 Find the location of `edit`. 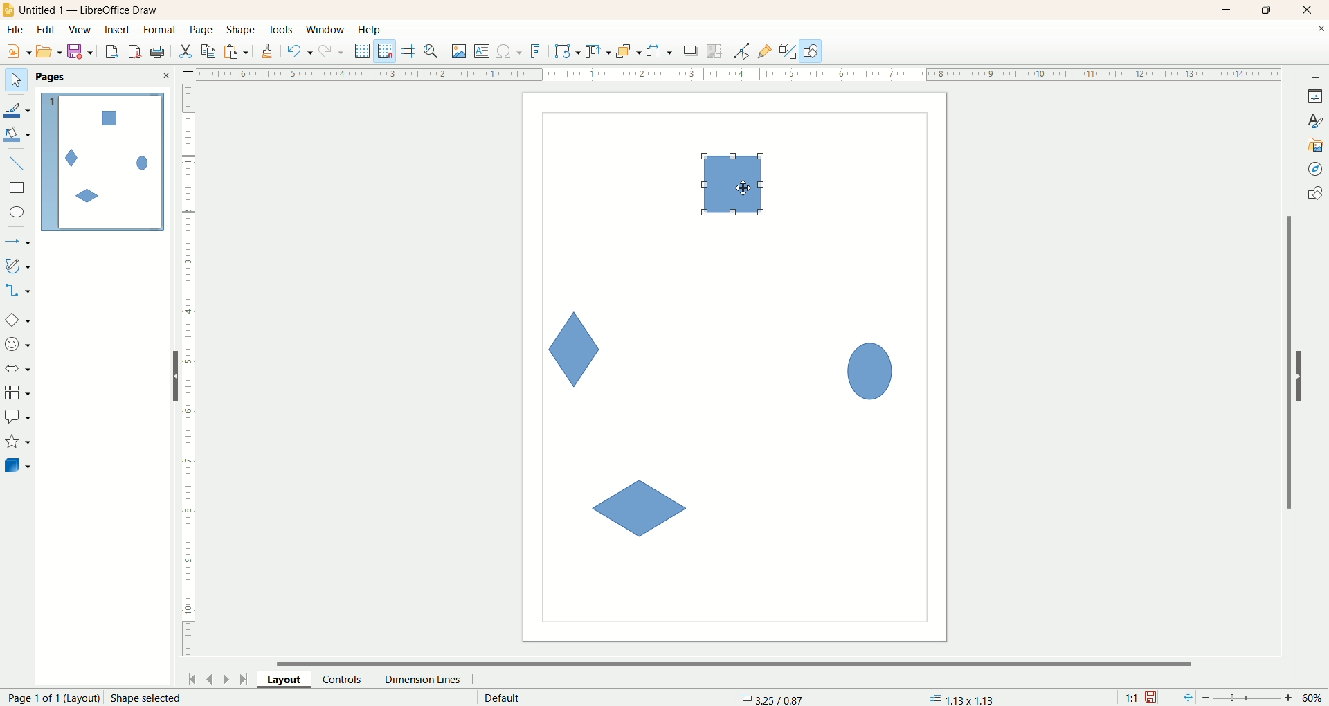

edit is located at coordinates (46, 30).